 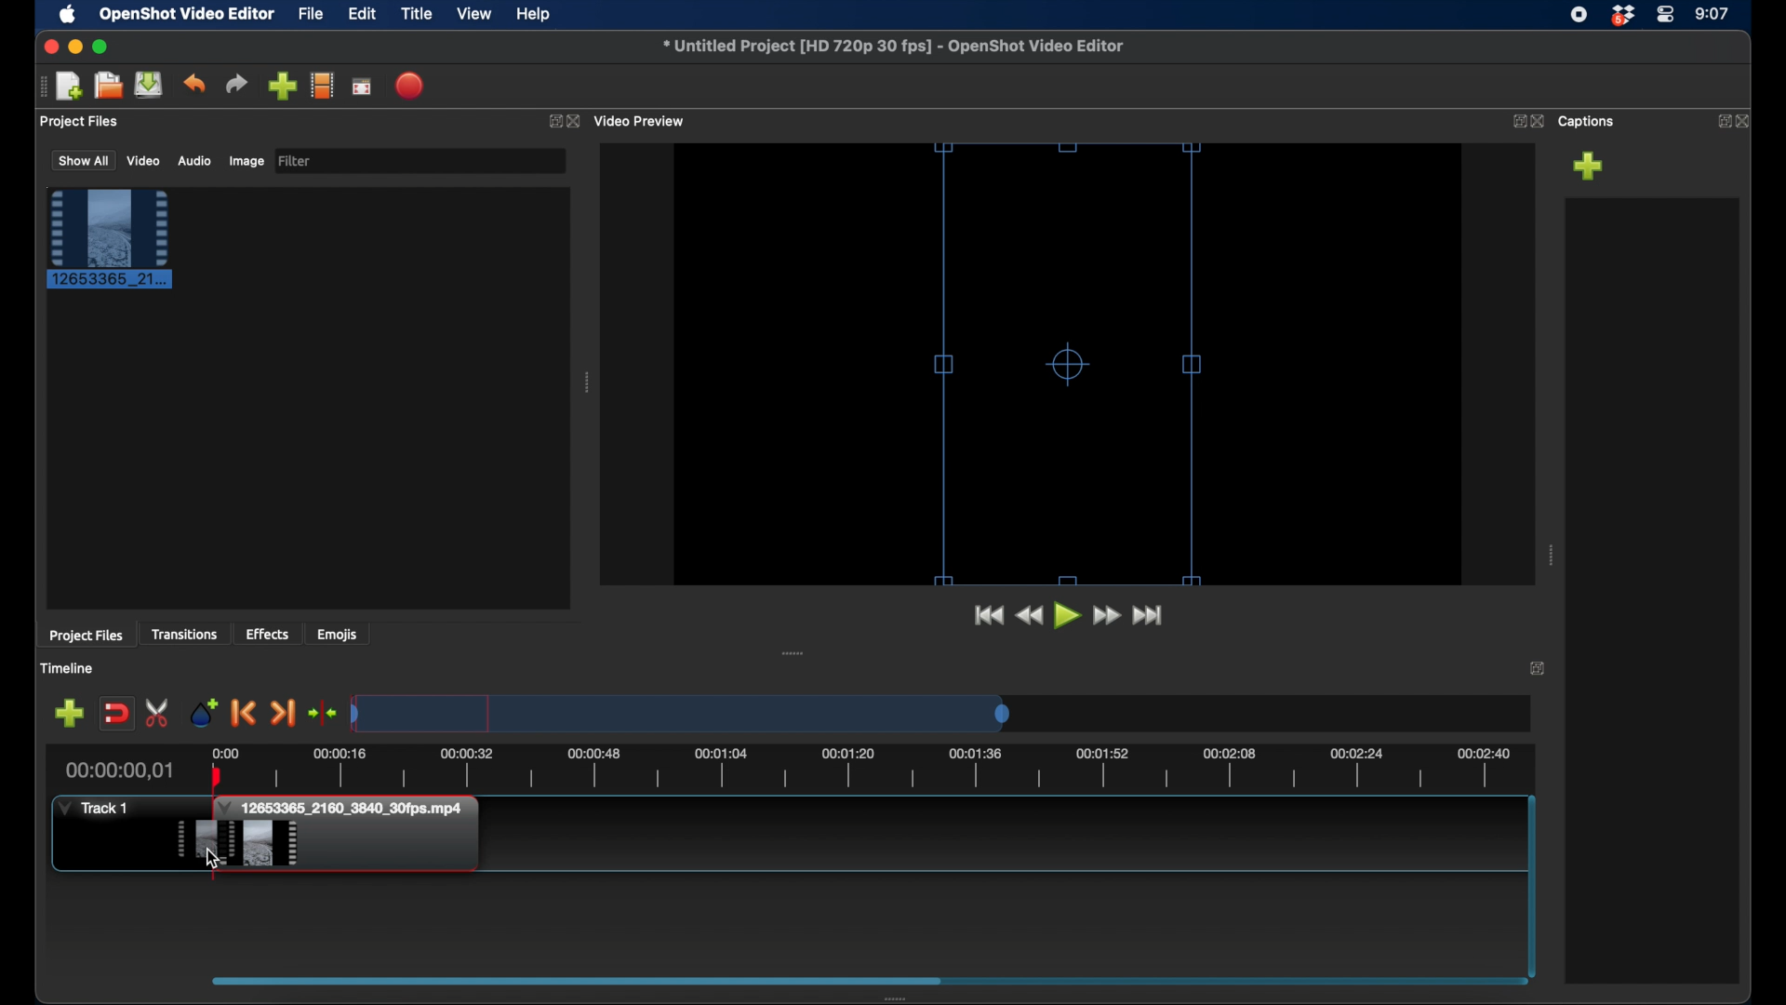 I want to click on transitions, so click(x=186, y=634).